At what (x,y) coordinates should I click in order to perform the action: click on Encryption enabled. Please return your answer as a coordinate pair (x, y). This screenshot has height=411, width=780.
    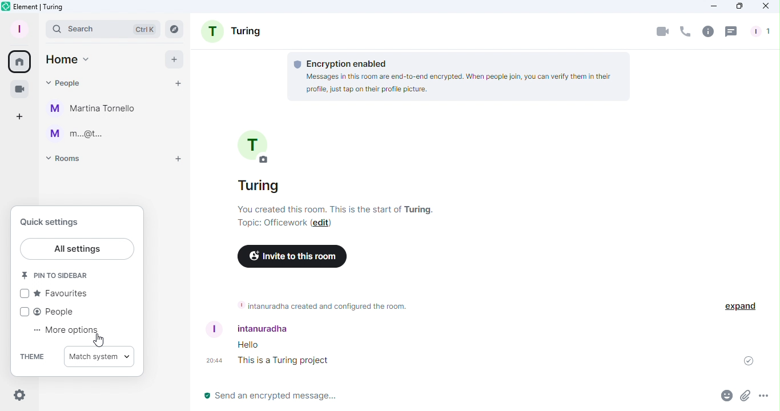
    Looking at the image, I should click on (463, 77).